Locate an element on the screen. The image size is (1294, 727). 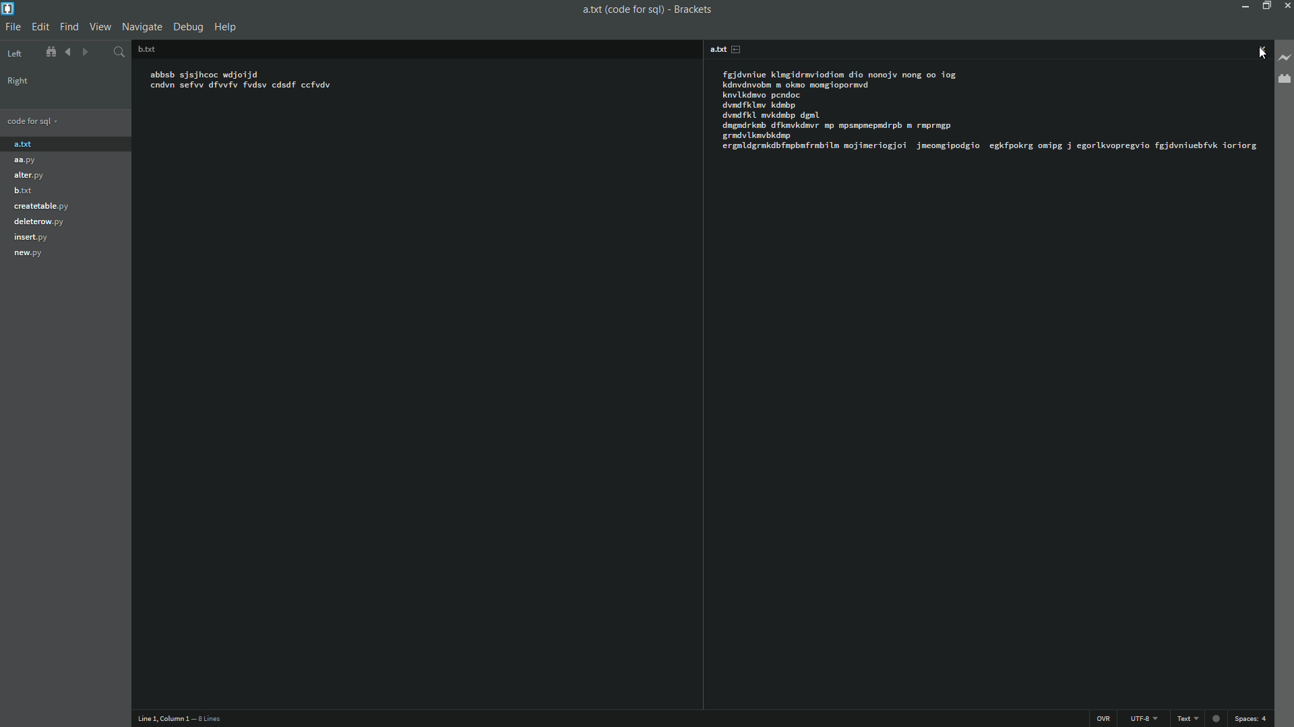
warnings is located at coordinates (1214, 717).